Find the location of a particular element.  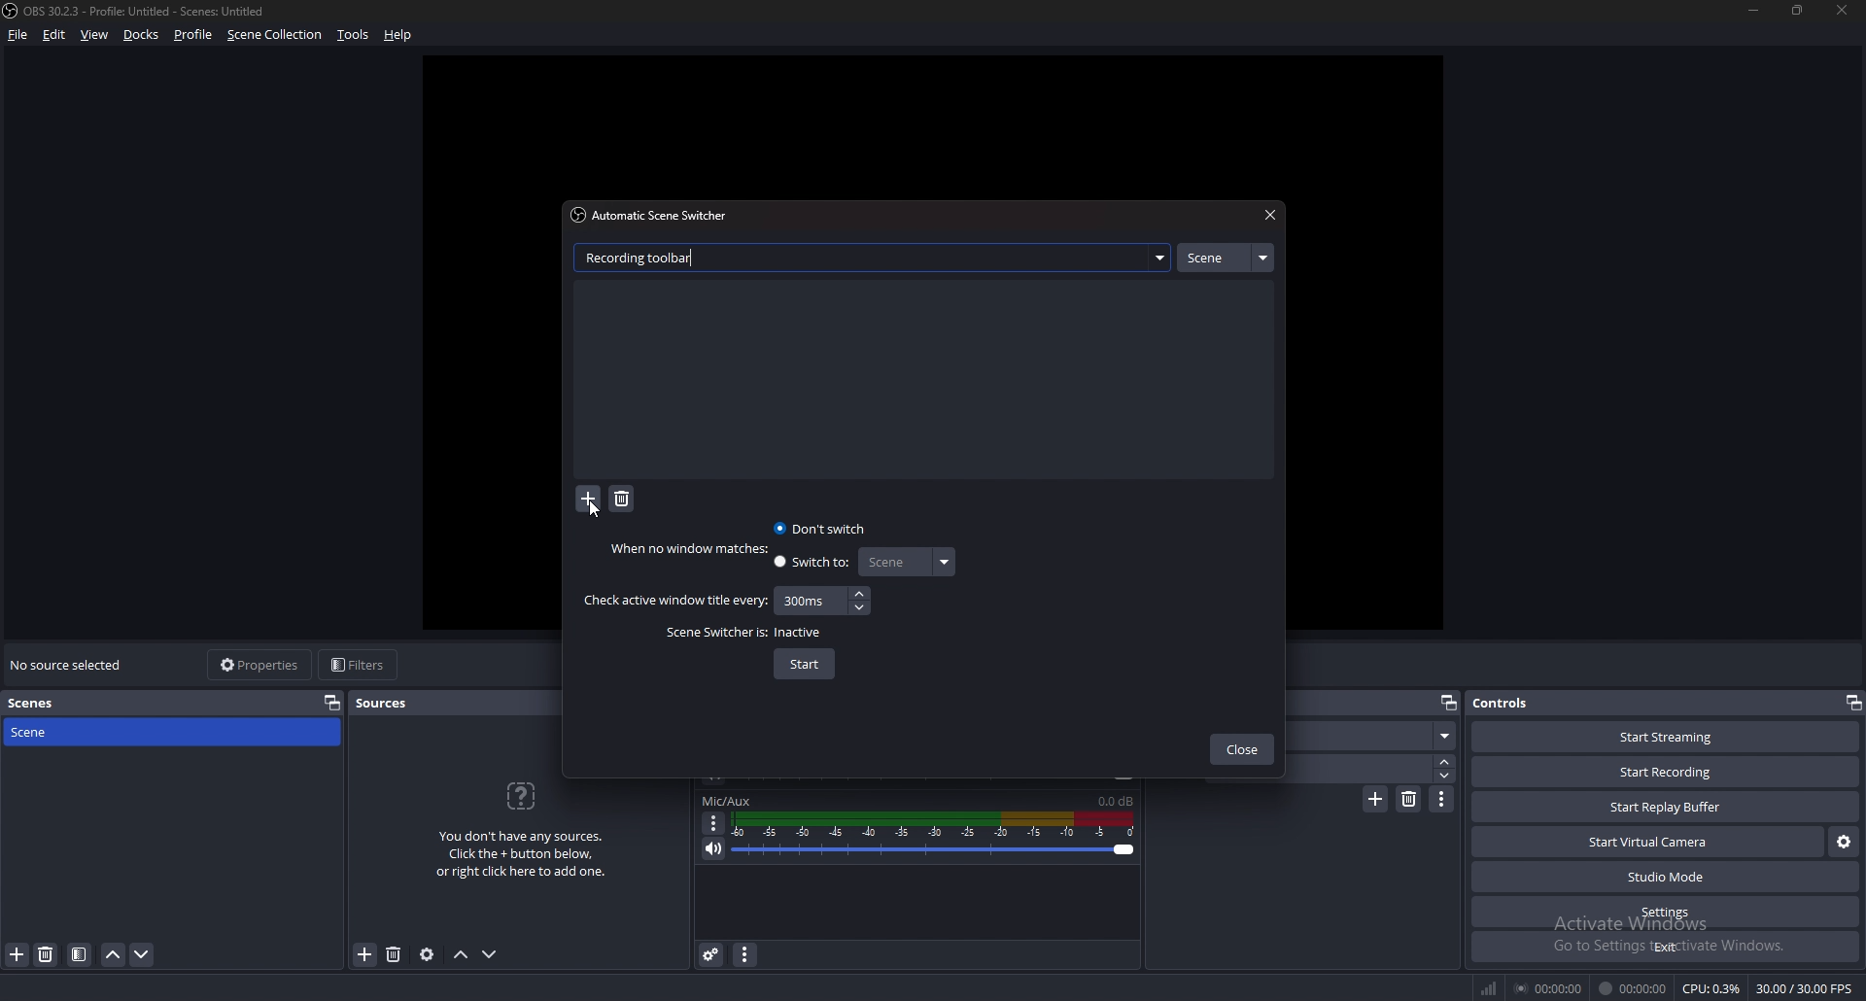

docks is located at coordinates (142, 35).